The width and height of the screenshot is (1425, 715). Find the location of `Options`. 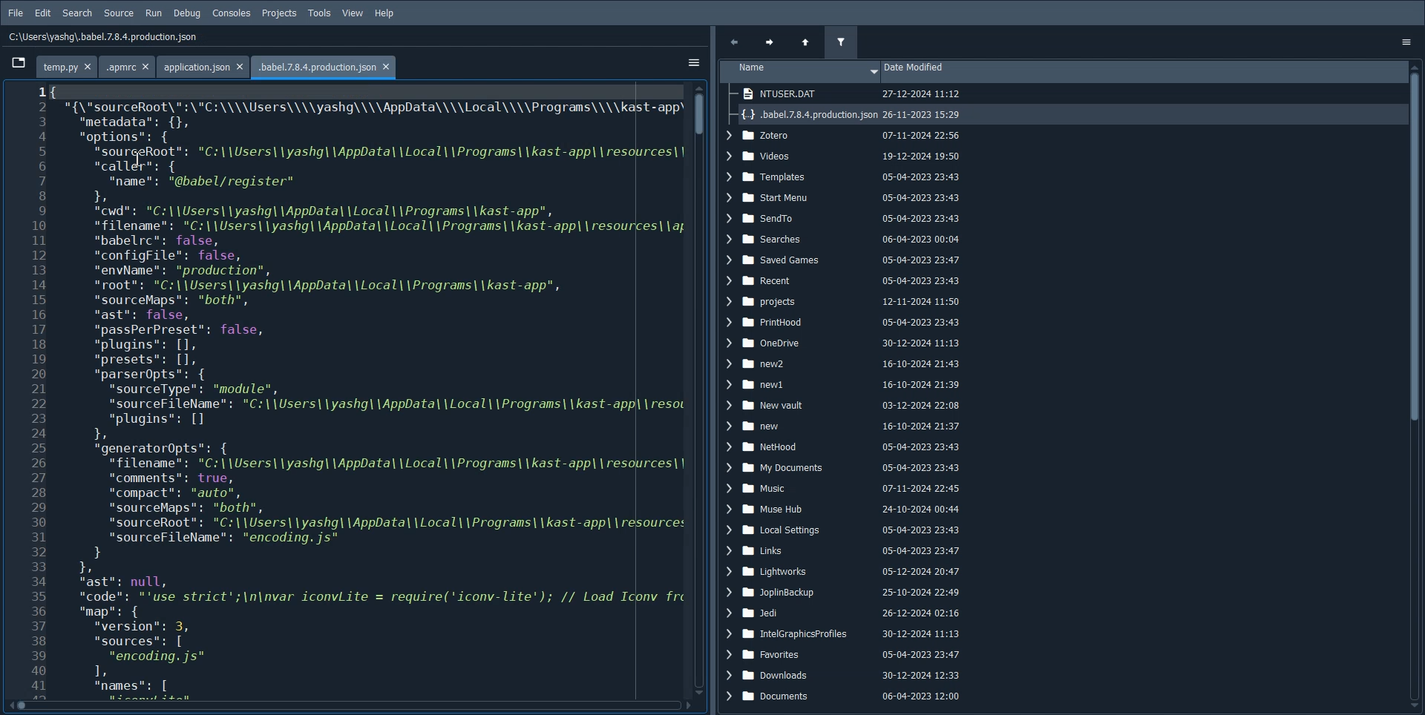

Options is located at coordinates (1410, 42).